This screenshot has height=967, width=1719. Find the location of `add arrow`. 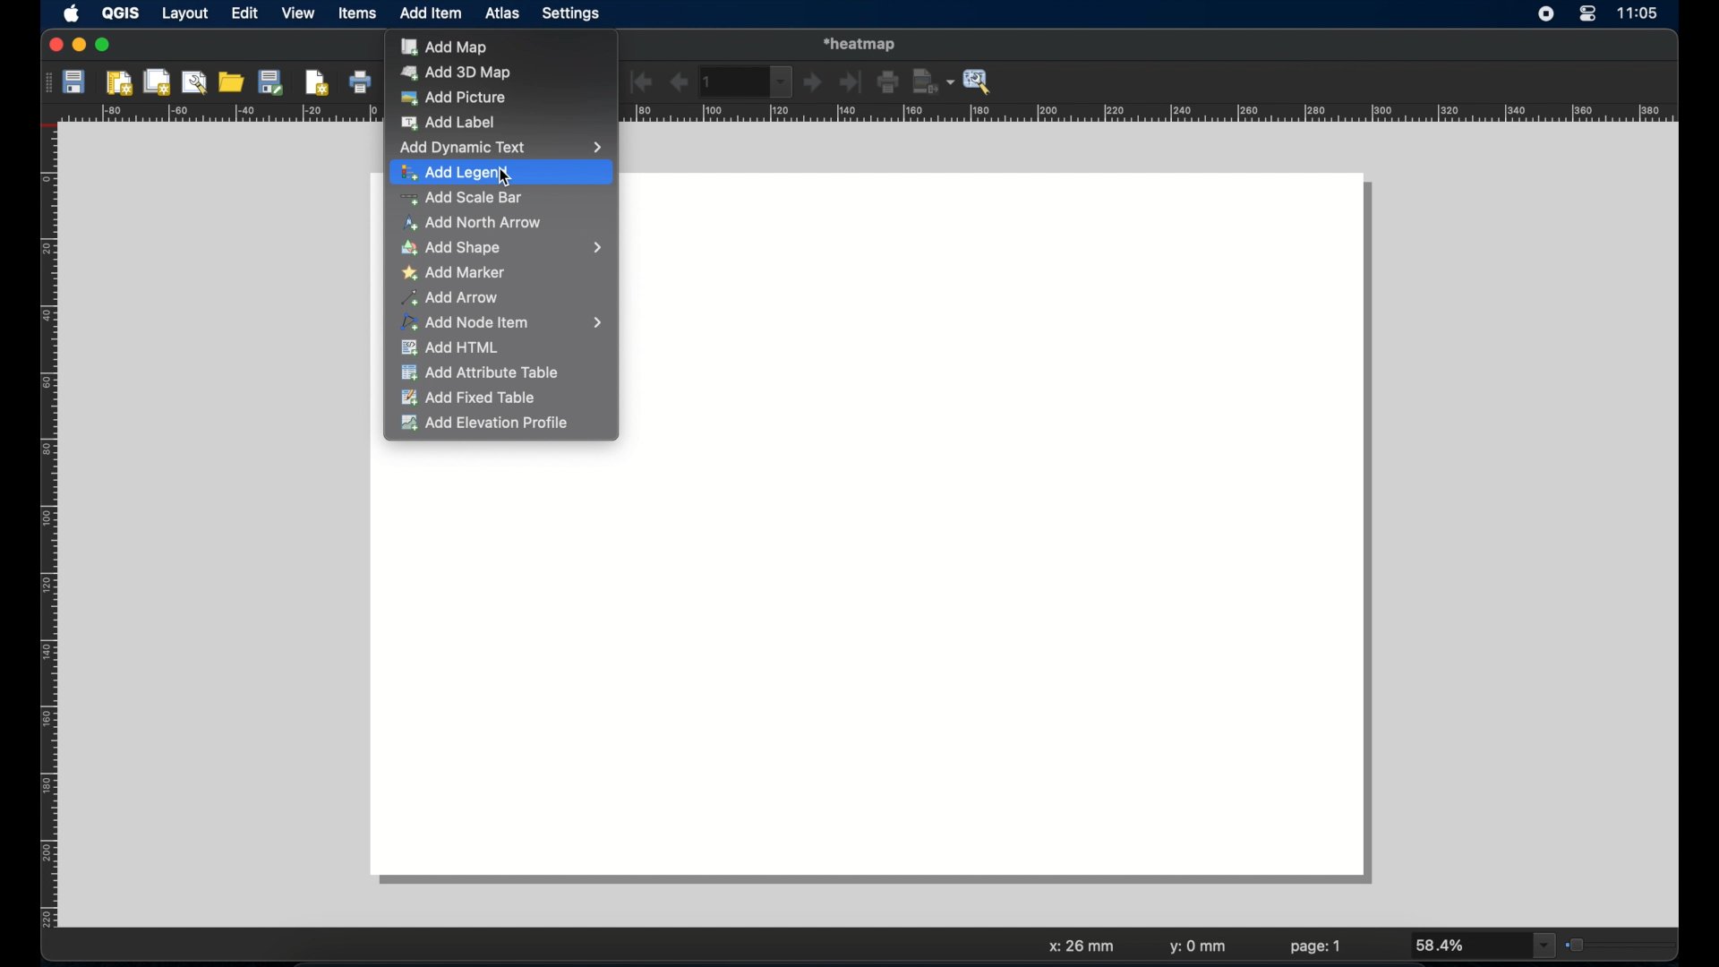

add arrow is located at coordinates (452, 298).